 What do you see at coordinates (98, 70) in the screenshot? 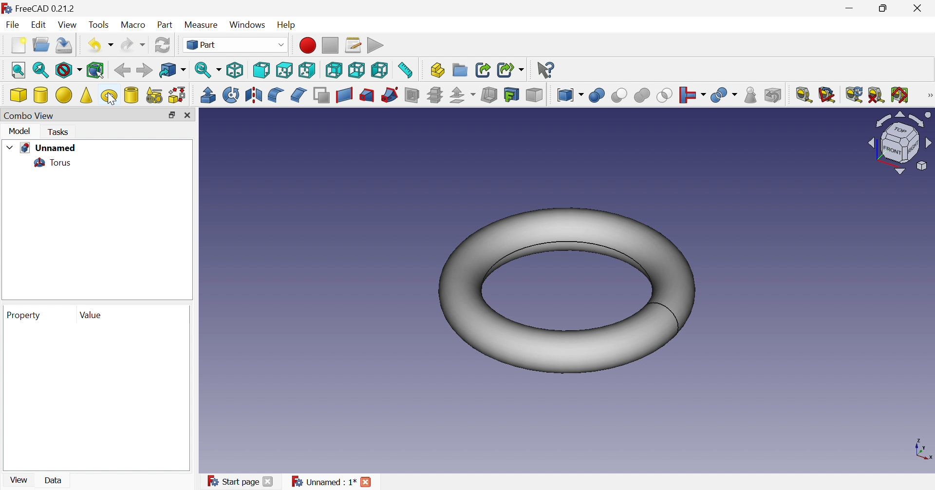
I see `Boundary box` at bounding box center [98, 70].